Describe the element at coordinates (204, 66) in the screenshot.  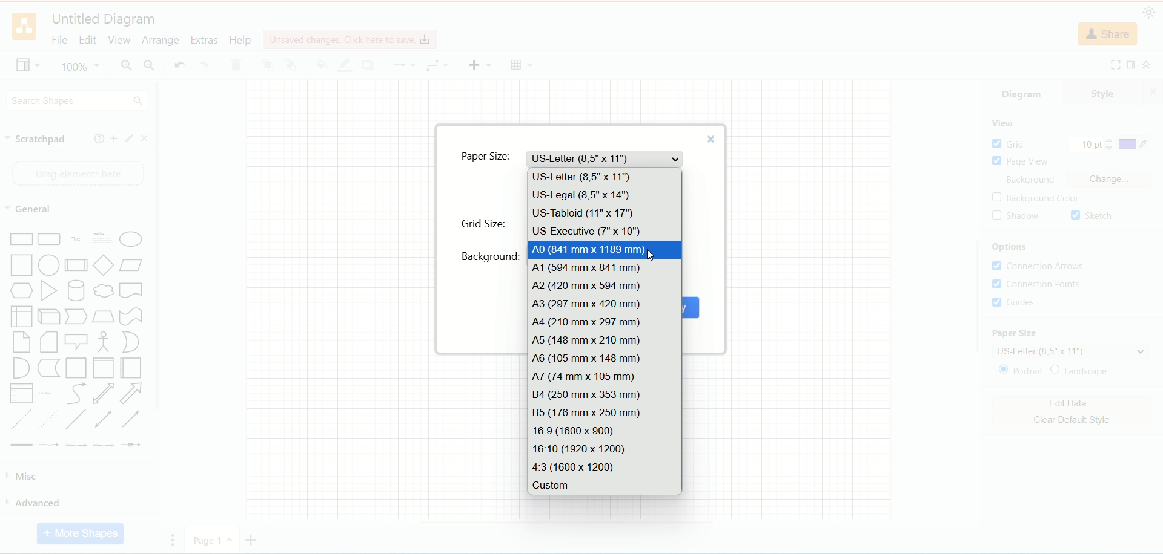
I see `redo` at that location.